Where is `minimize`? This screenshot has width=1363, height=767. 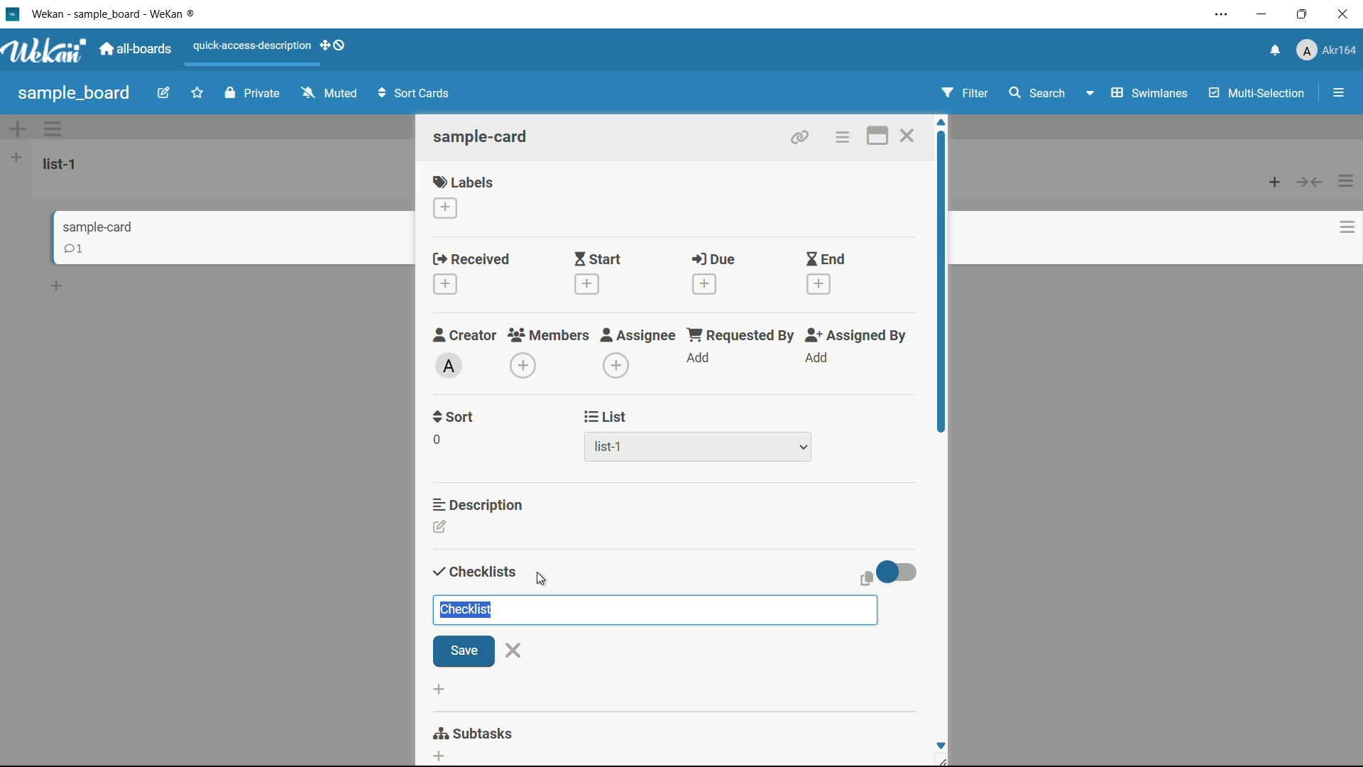 minimize is located at coordinates (1263, 15).